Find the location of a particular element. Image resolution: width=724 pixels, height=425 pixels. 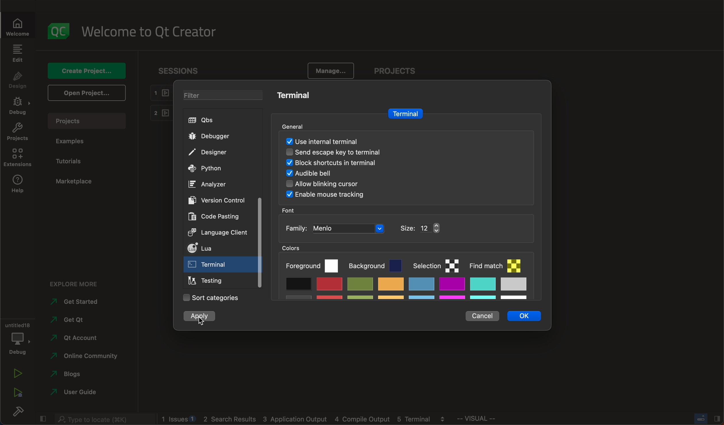

audio is located at coordinates (320, 174).